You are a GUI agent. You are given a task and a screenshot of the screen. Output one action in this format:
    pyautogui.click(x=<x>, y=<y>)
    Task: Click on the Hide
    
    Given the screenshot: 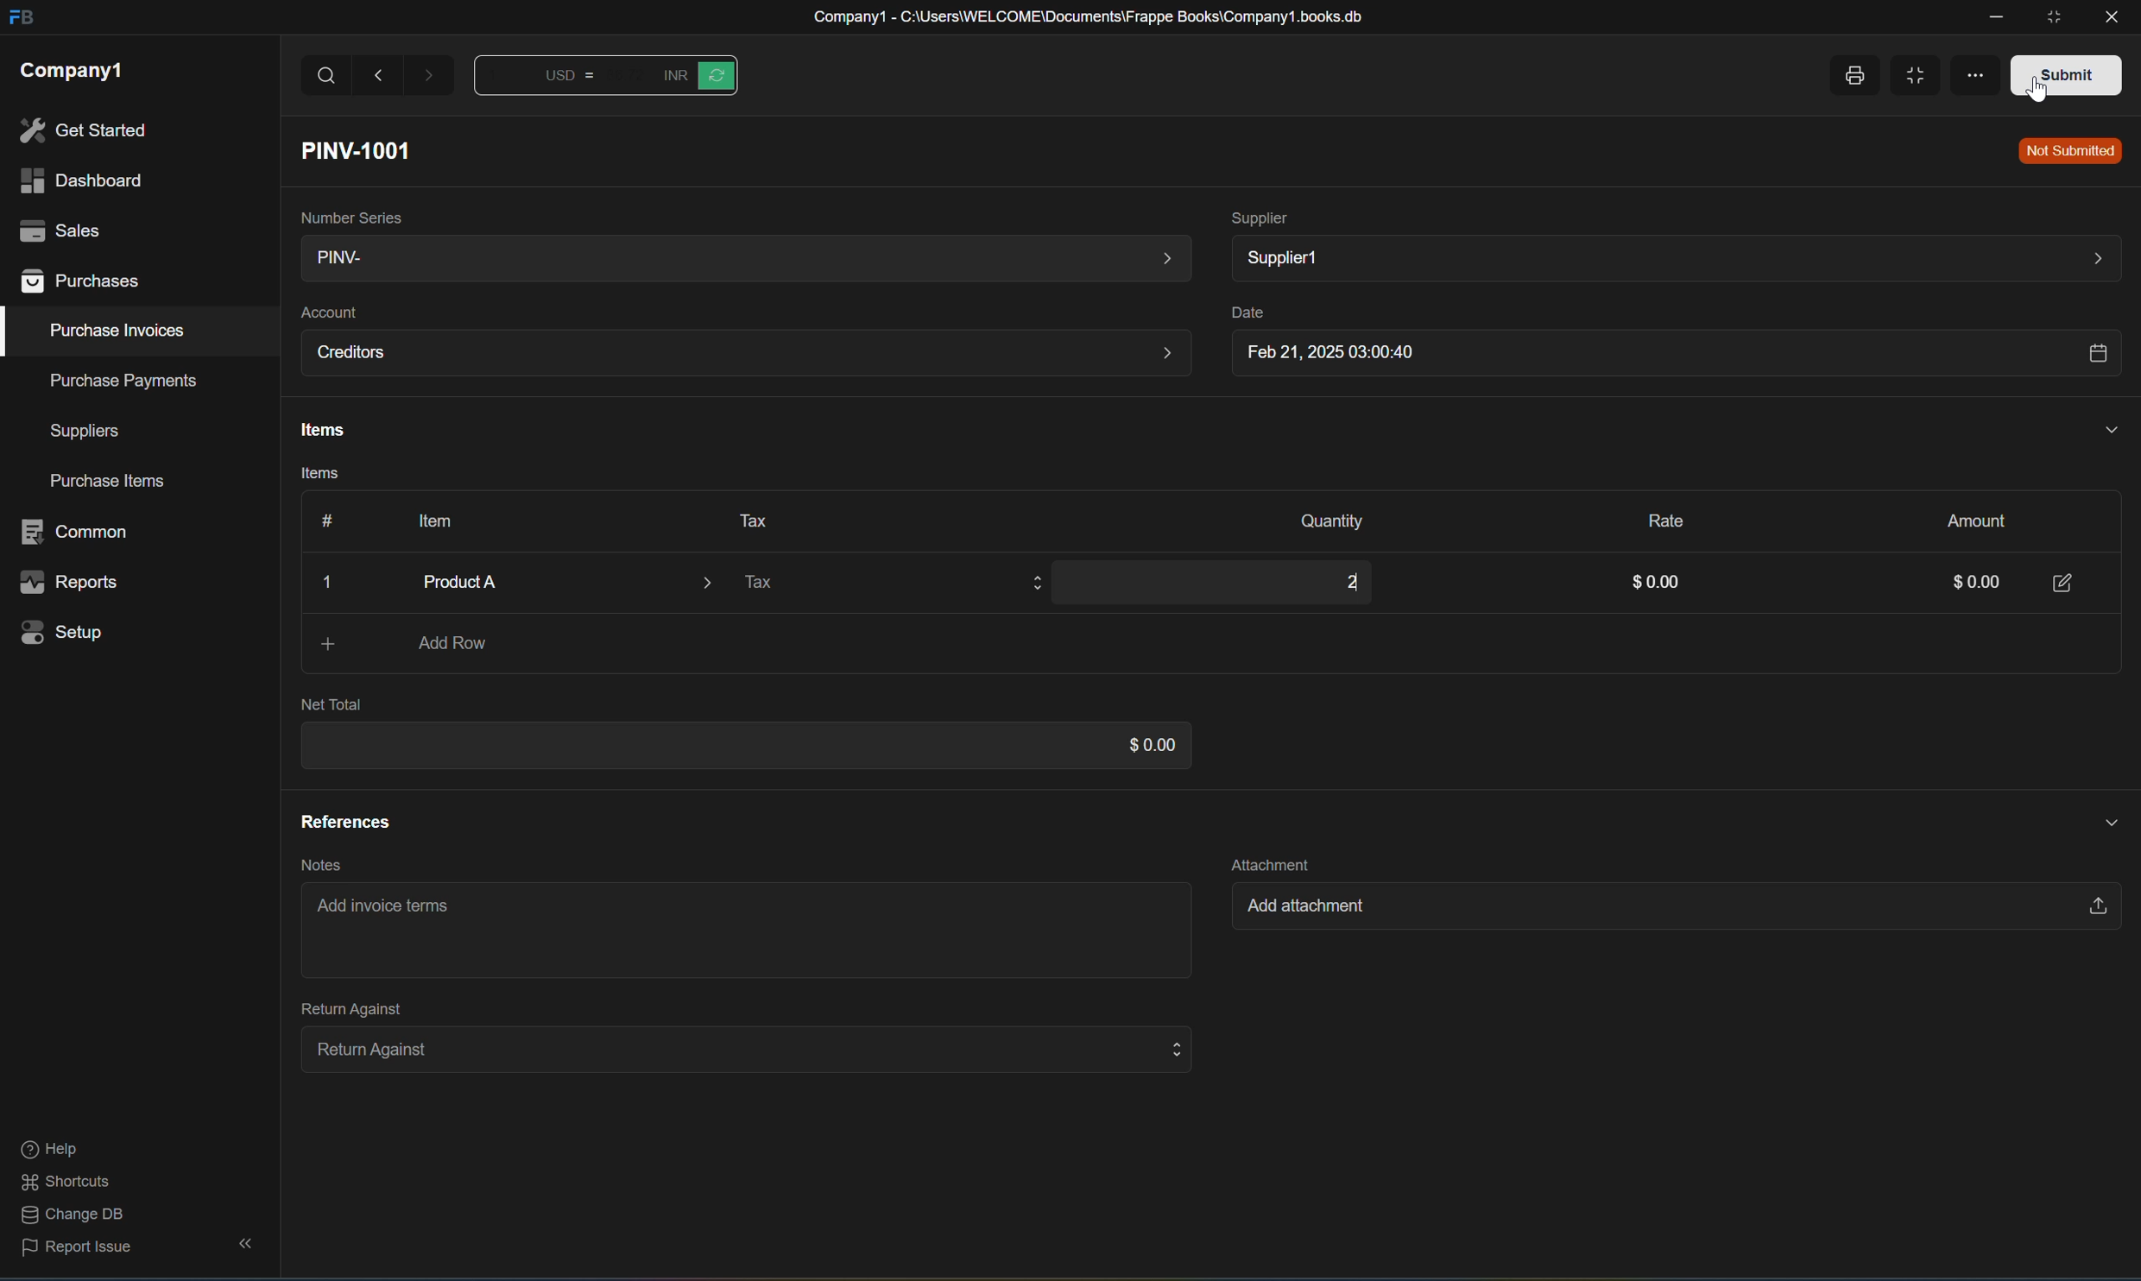 What is the action you would take?
    pyautogui.click(x=2106, y=428)
    